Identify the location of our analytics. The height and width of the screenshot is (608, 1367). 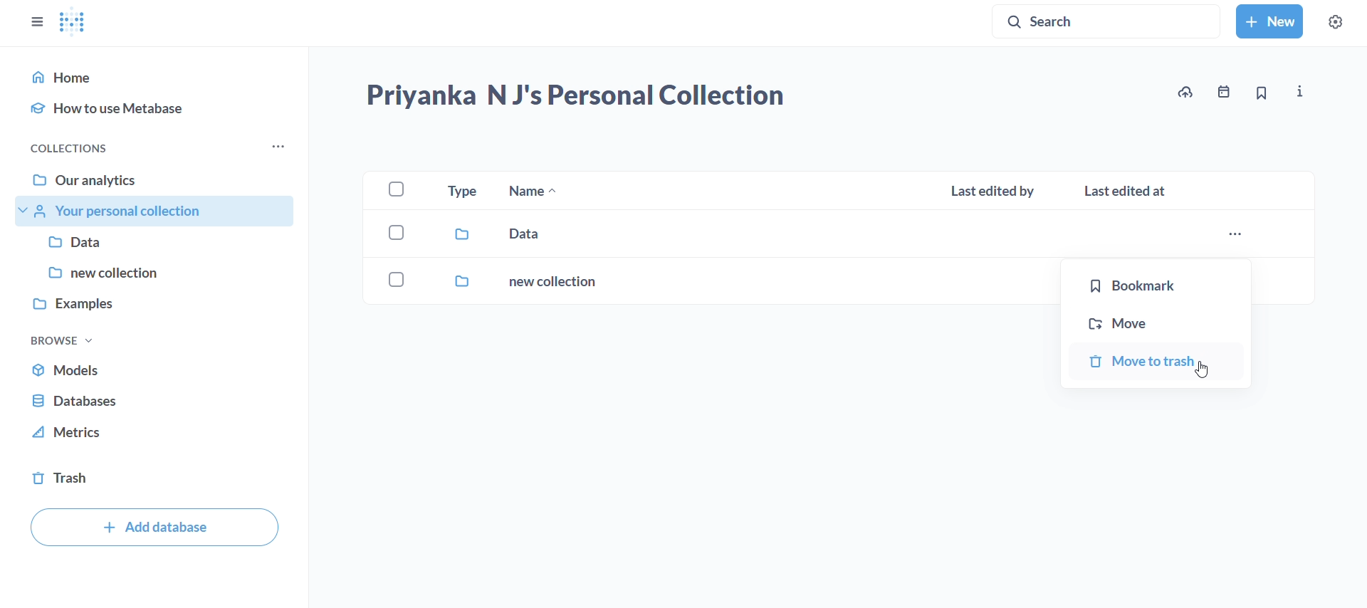
(159, 183).